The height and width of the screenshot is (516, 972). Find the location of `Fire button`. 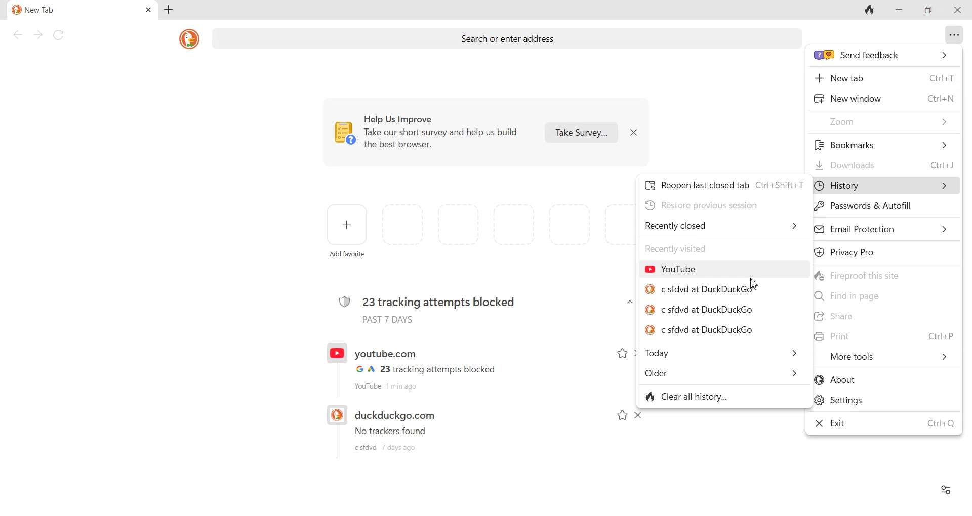

Fire button is located at coordinates (870, 10).